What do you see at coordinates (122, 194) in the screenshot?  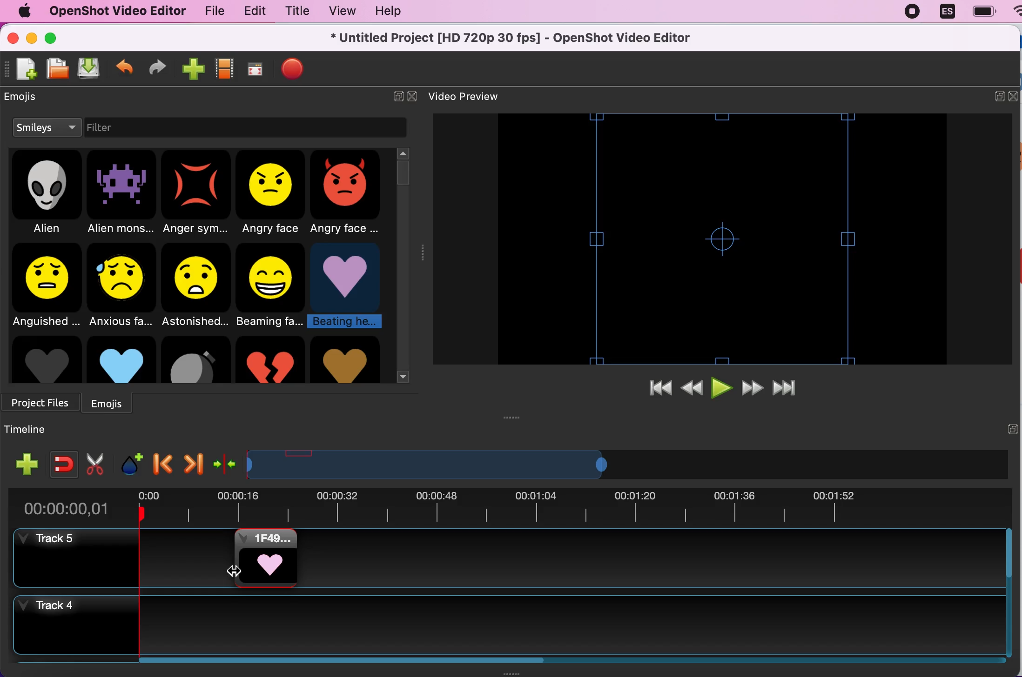 I see `alien monster` at bounding box center [122, 194].